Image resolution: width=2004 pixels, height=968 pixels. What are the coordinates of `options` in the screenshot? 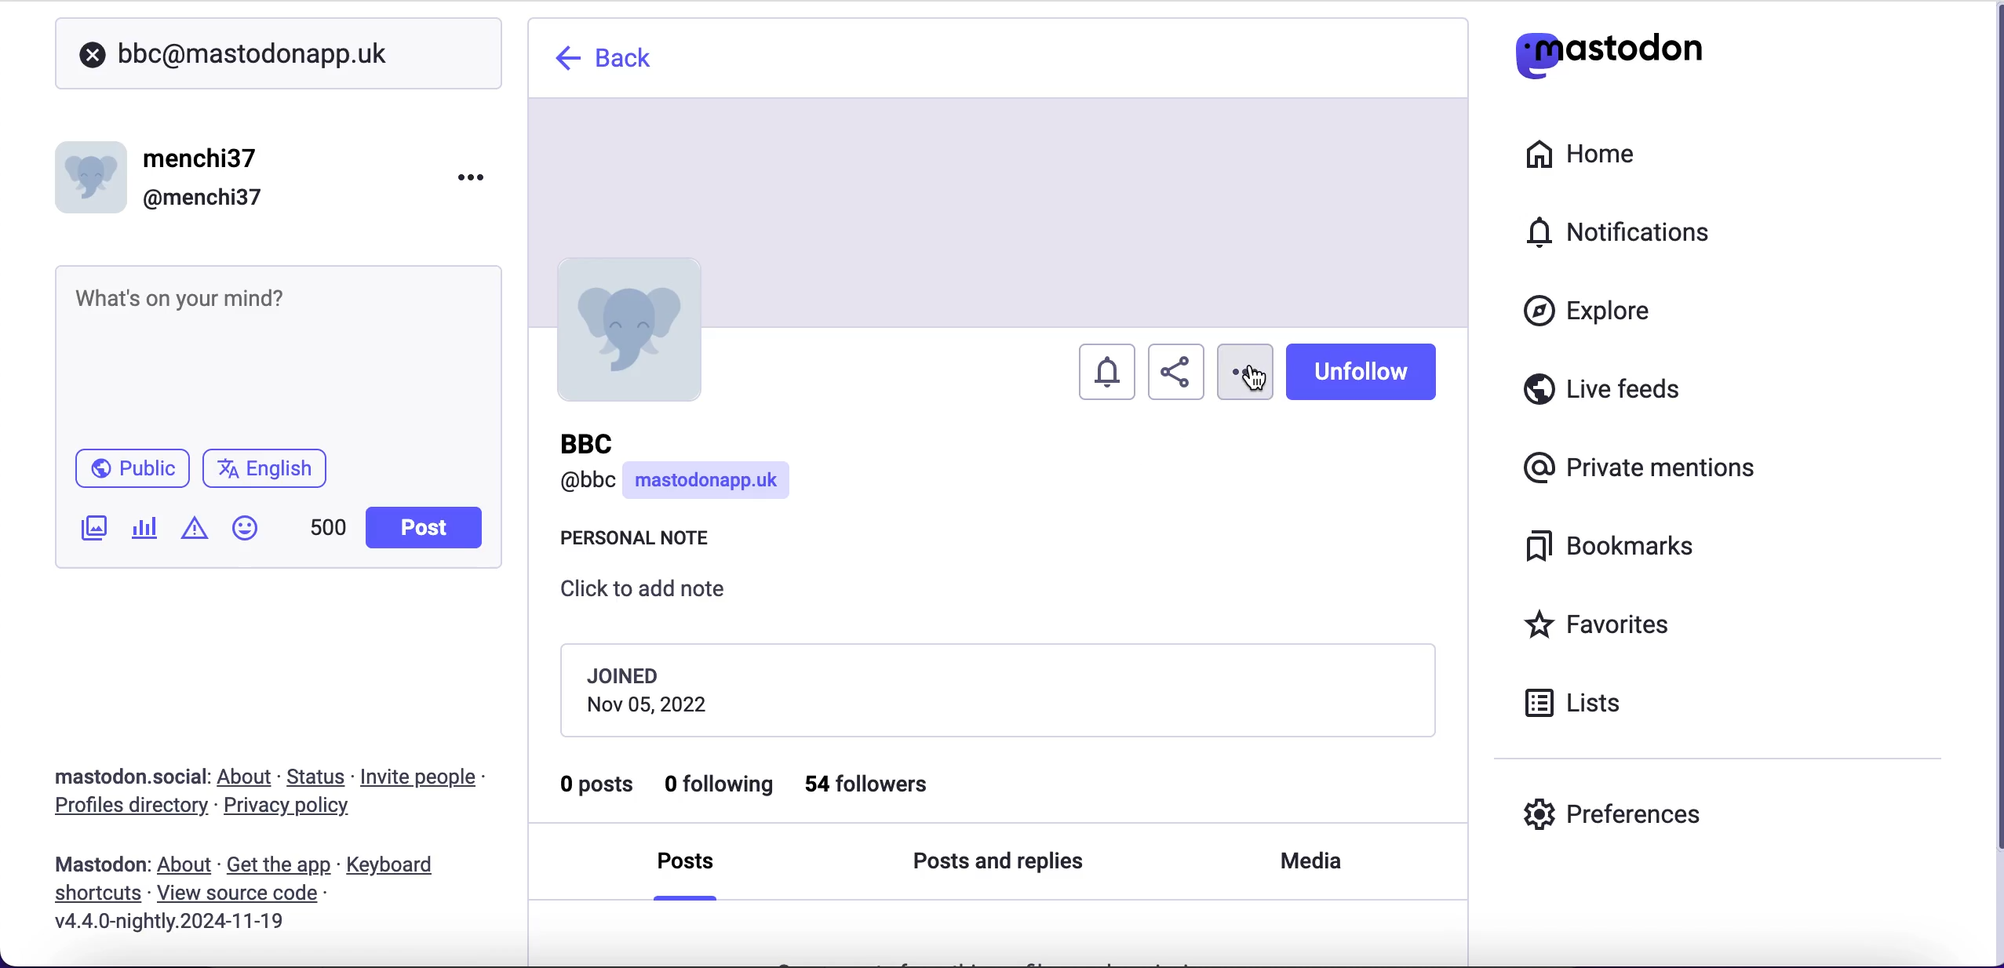 It's located at (1242, 351).